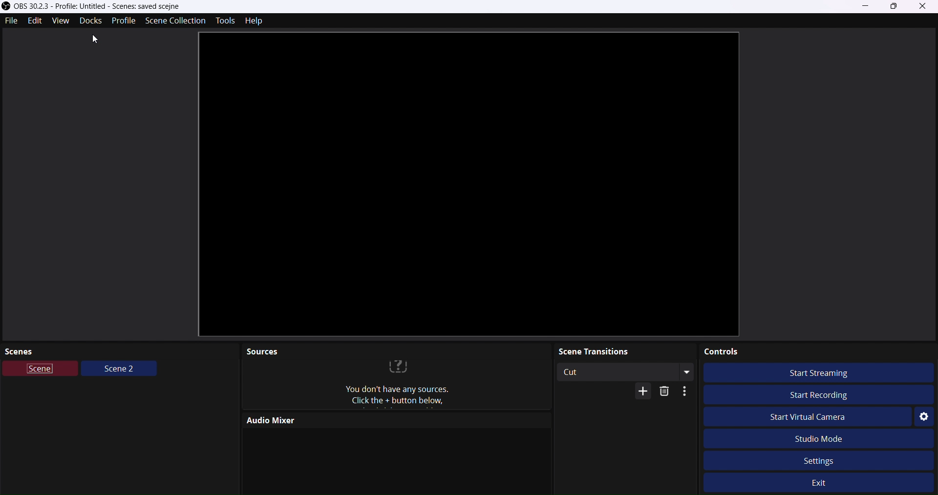 The width and height of the screenshot is (938, 495). What do you see at coordinates (640, 391) in the screenshot?
I see `Add` at bounding box center [640, 391].